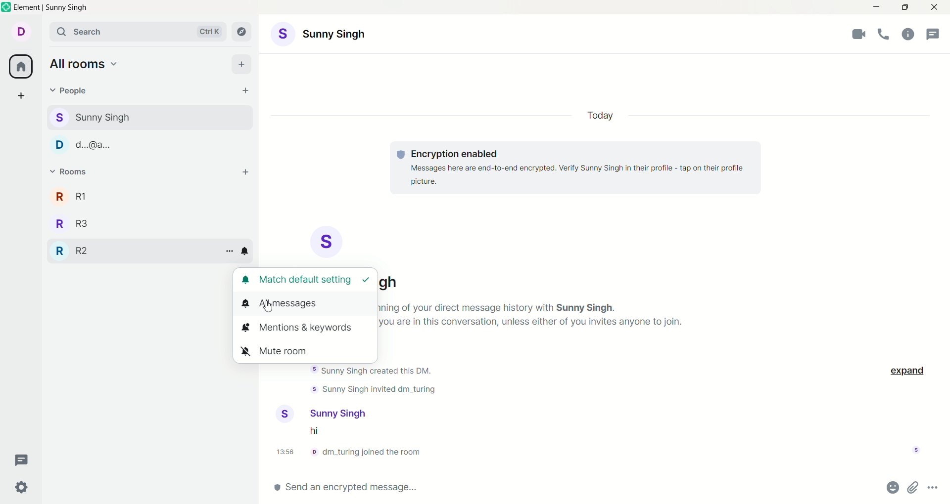  I want to click on people, so click(75, 91).